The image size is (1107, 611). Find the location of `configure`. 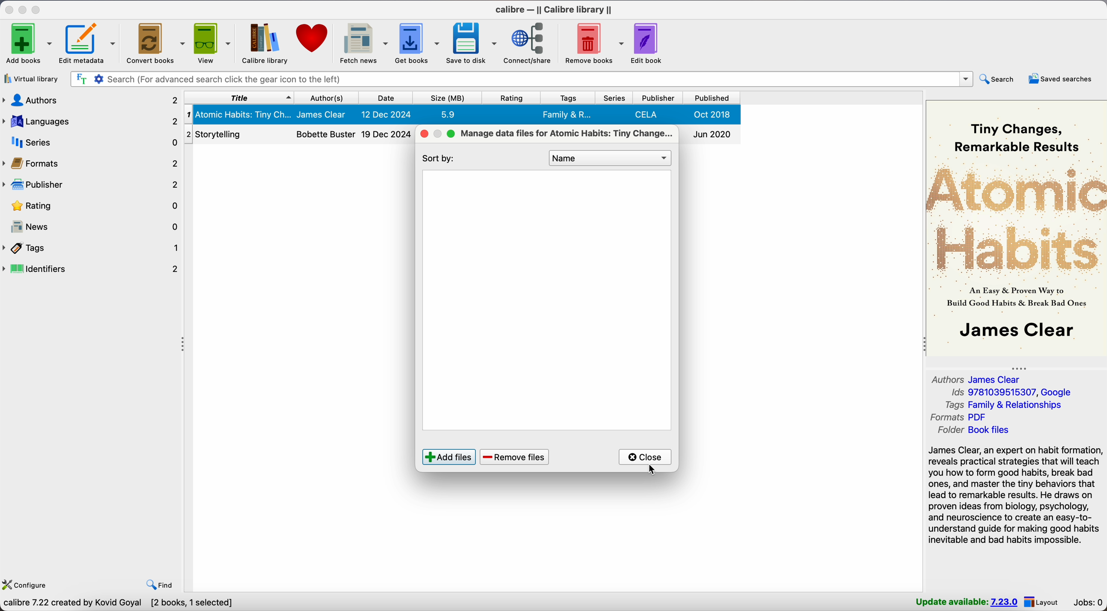

configure is located at coordinates (26, 583).